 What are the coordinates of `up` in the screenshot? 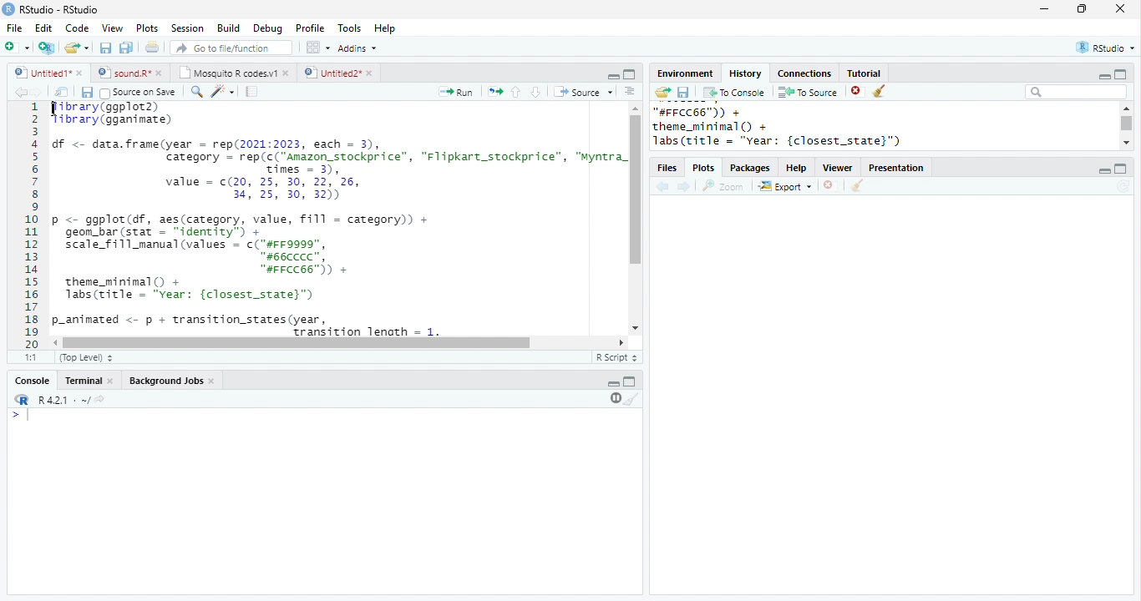 It's located at (516, 93).